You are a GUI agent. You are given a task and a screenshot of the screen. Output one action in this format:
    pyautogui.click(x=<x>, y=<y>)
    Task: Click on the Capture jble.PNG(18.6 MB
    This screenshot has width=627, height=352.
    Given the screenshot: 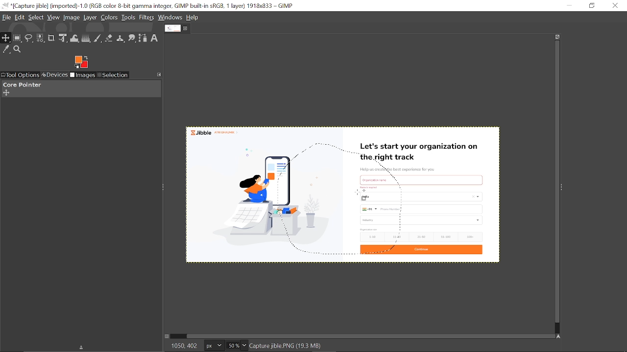 What is the action you would take?
    pyautogui.click(x=287, y=345)
    